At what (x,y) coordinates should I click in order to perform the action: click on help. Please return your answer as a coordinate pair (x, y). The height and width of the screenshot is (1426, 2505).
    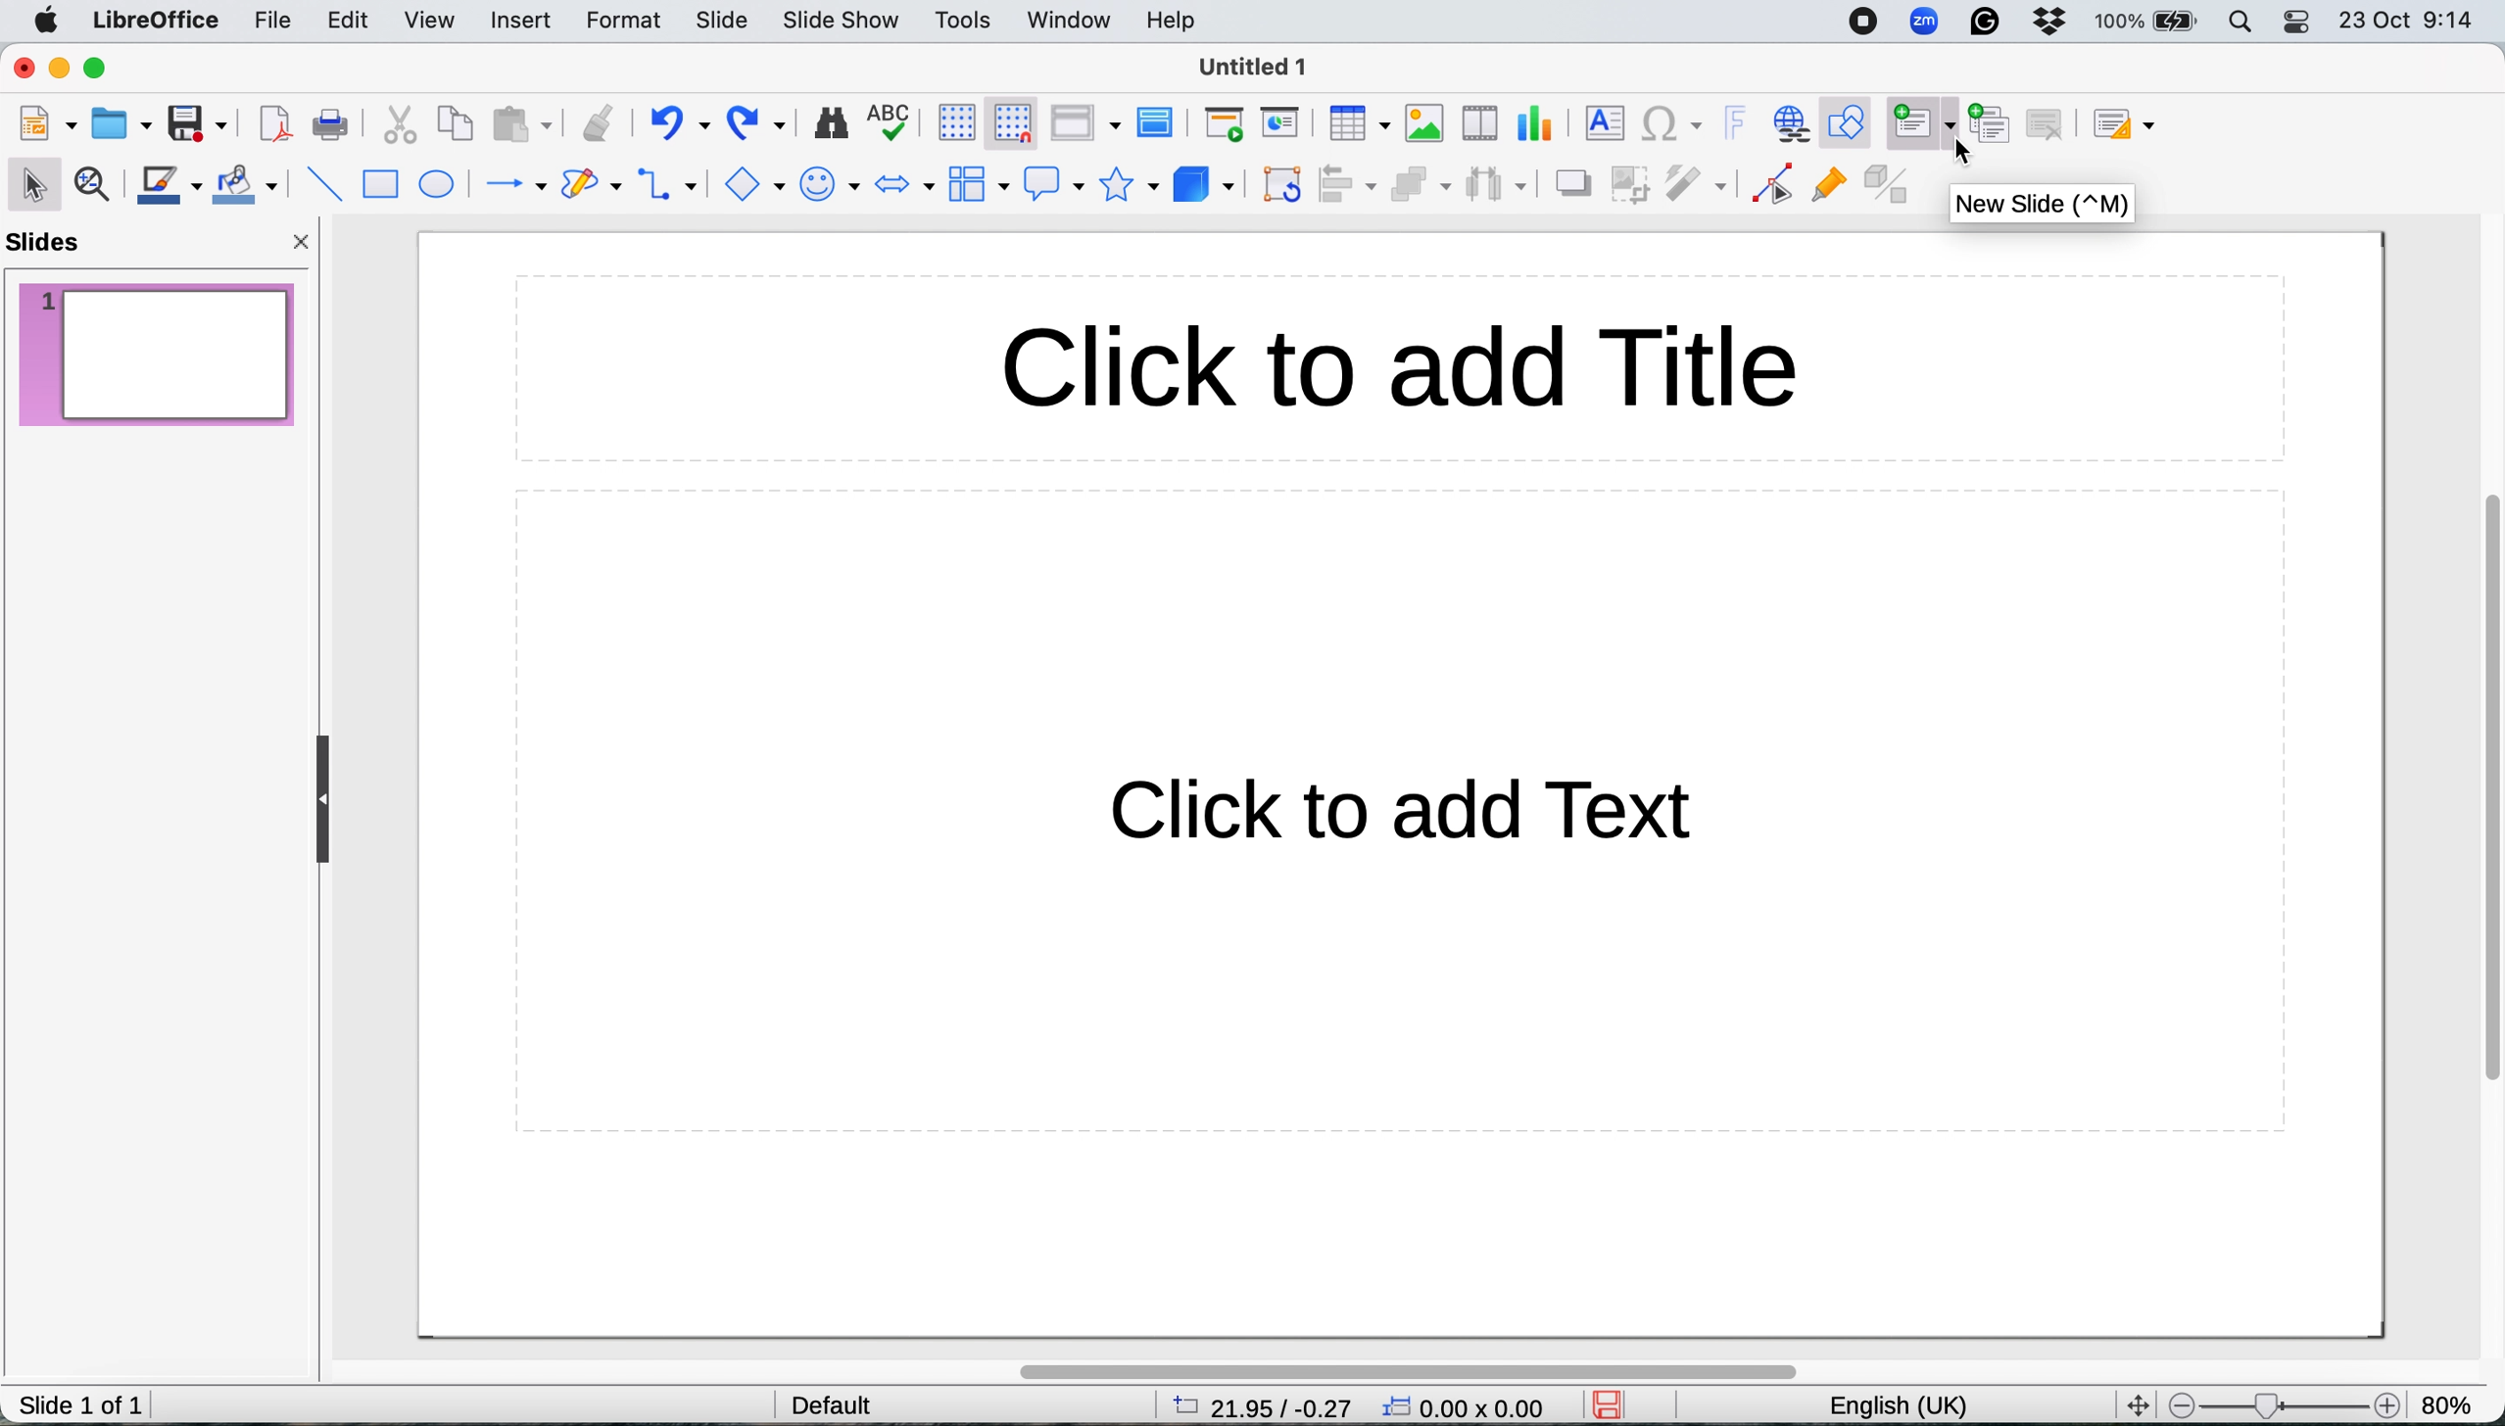
    Looking at the image, I should click on (1175, 21).